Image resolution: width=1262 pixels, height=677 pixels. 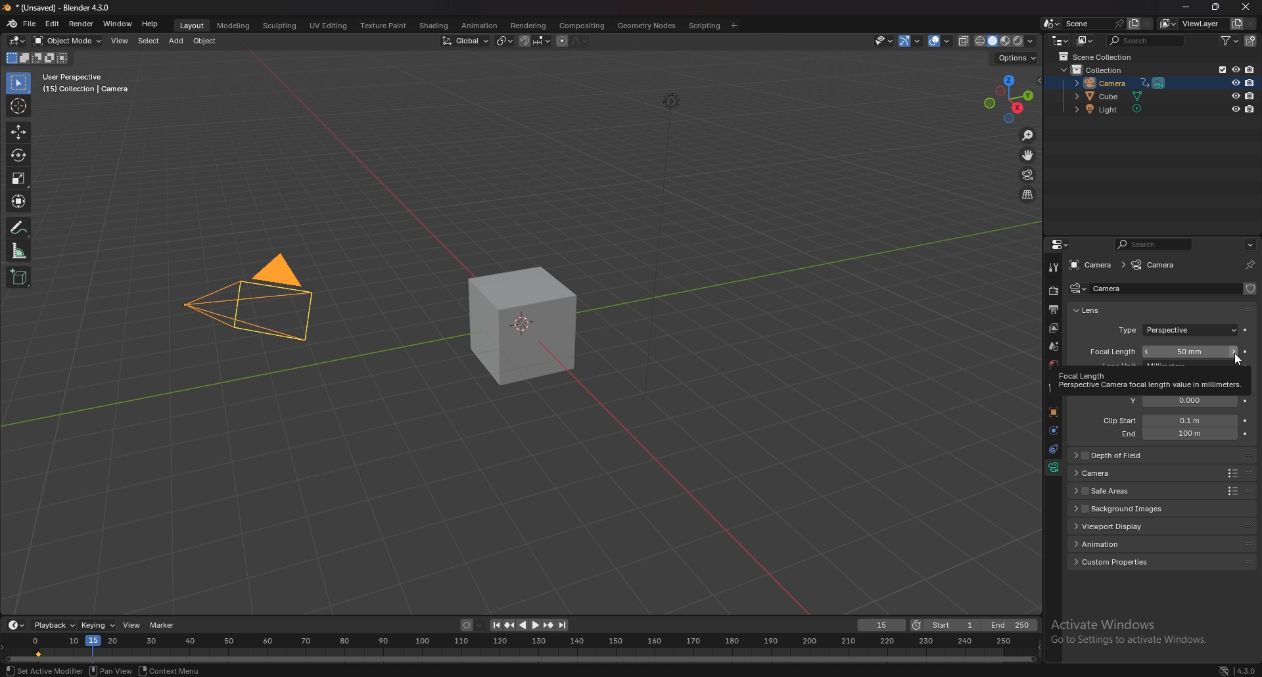 I want to click on editor type, so click(x=1061, y=244).